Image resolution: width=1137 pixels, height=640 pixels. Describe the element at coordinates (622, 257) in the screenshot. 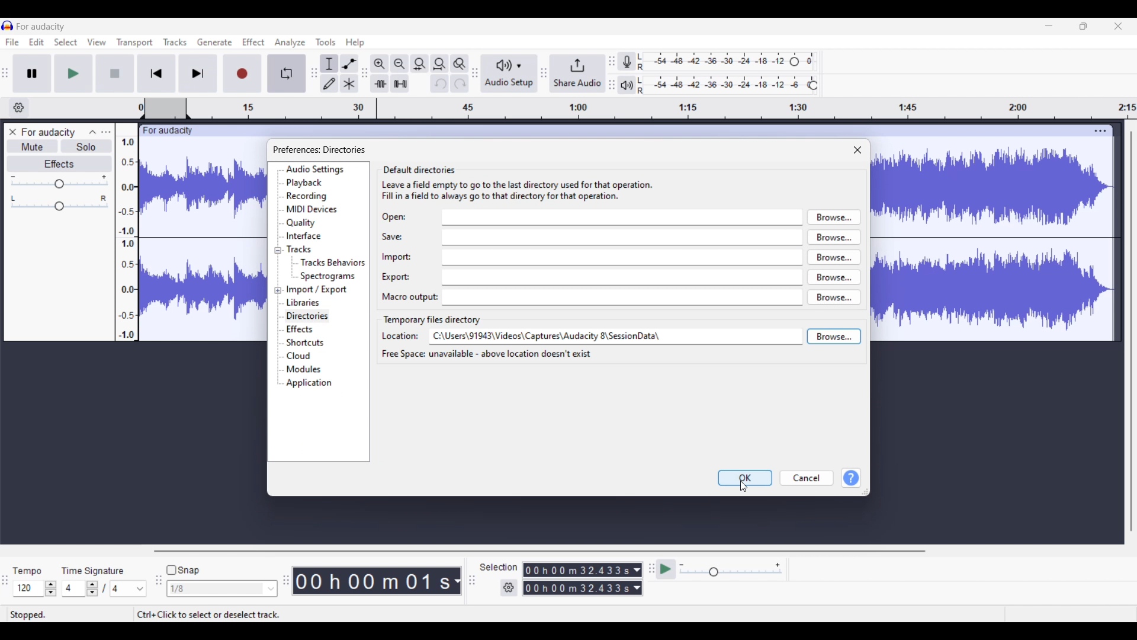

I see `import input box` at that location.